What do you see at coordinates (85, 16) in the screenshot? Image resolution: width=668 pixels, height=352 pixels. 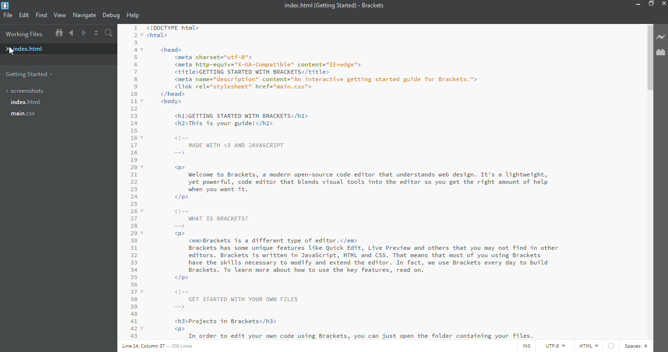 I see `navigate` at bounding box center [85, 16].